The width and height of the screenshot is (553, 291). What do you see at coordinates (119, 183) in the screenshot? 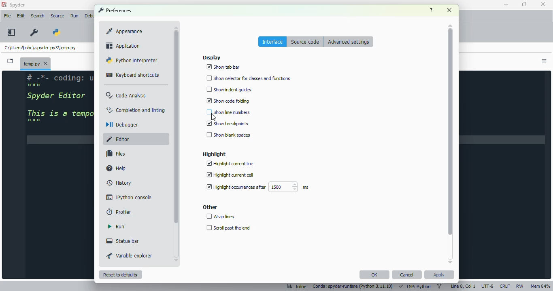
I see `history` at bounding box center [119, 183].